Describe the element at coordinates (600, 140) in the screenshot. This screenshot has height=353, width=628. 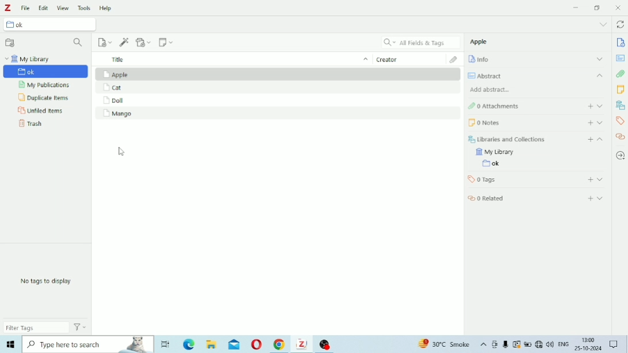
I see `Collapse section` at that location.